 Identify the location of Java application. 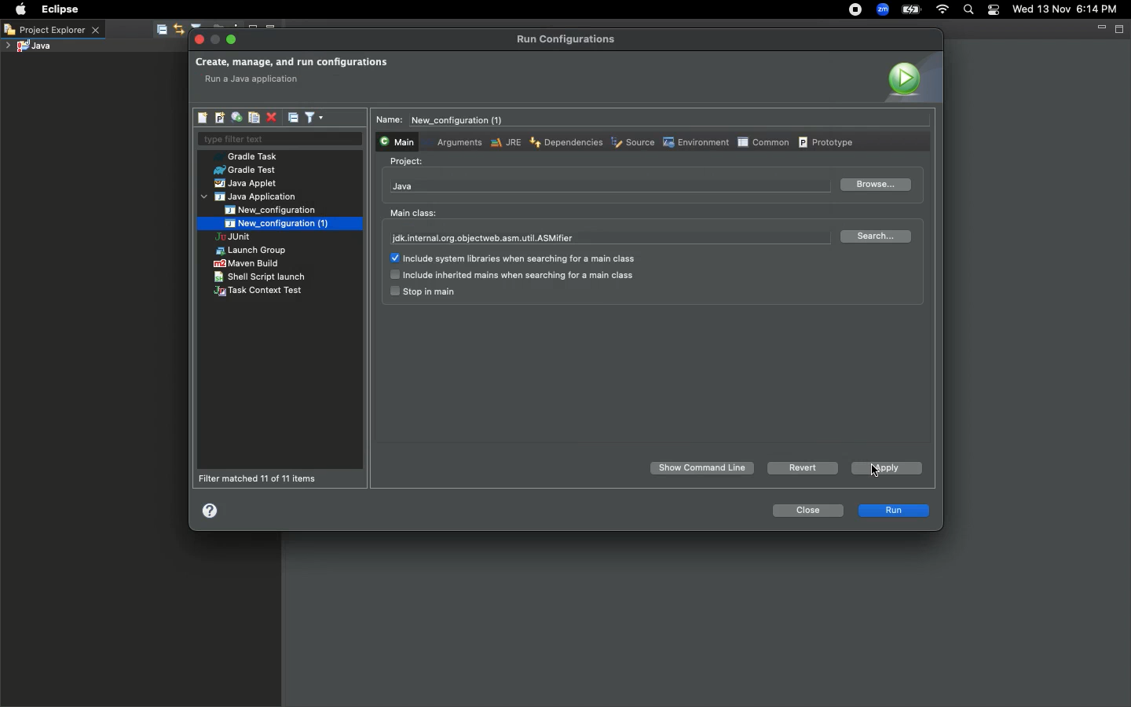
(251, 197).